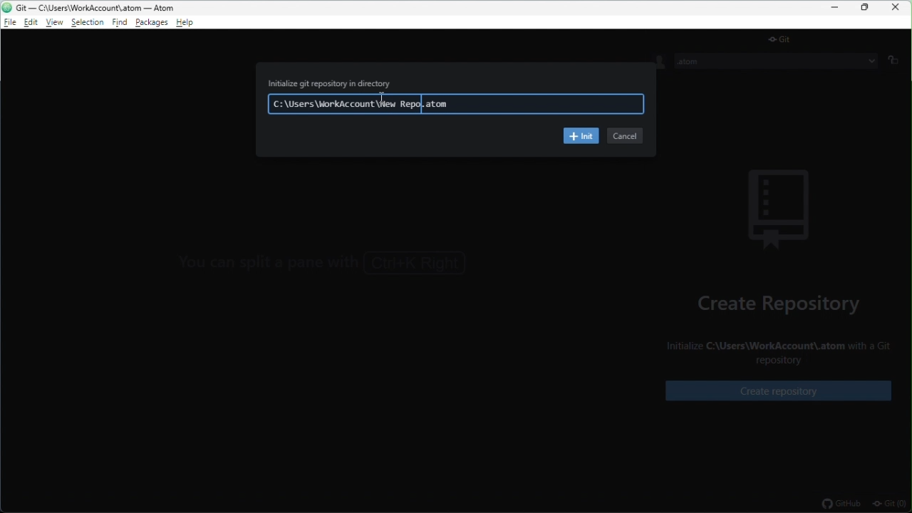 The width and height of the screenshot is (912, 513). Describe the element at coordinates (898, 8) in the screenshot. I see `close` at that location.